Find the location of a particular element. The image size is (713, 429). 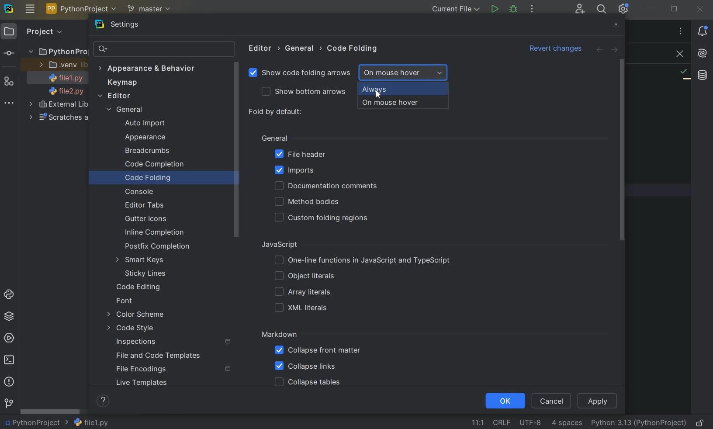

PYTHON PACKAGES is located at coordinates (11, 317).